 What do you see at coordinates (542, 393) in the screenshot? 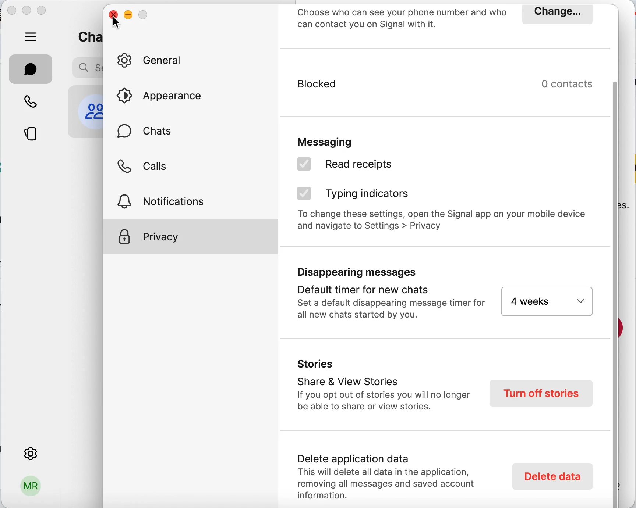
I see `turn off stories` at bounding box center [542, 393].